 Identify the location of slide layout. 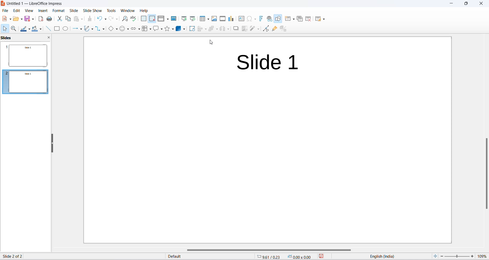
(321, 19).